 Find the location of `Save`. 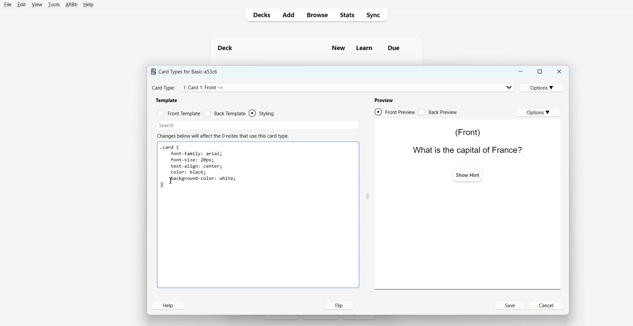

Save is located at coordinates (510, 305).